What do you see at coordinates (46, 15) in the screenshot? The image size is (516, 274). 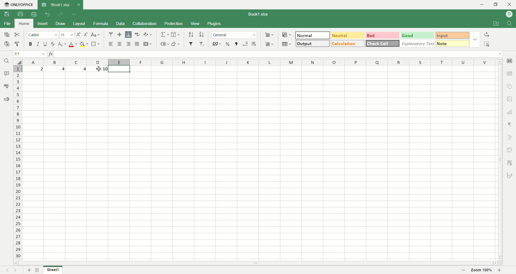 I see `undo` at bounding box center [46, 15].